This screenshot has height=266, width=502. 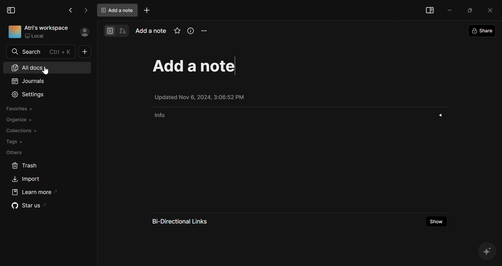 What do you see at coordinates (14, 141) in the screenshot?
I see `Tags` at bounding box center [14, 141].